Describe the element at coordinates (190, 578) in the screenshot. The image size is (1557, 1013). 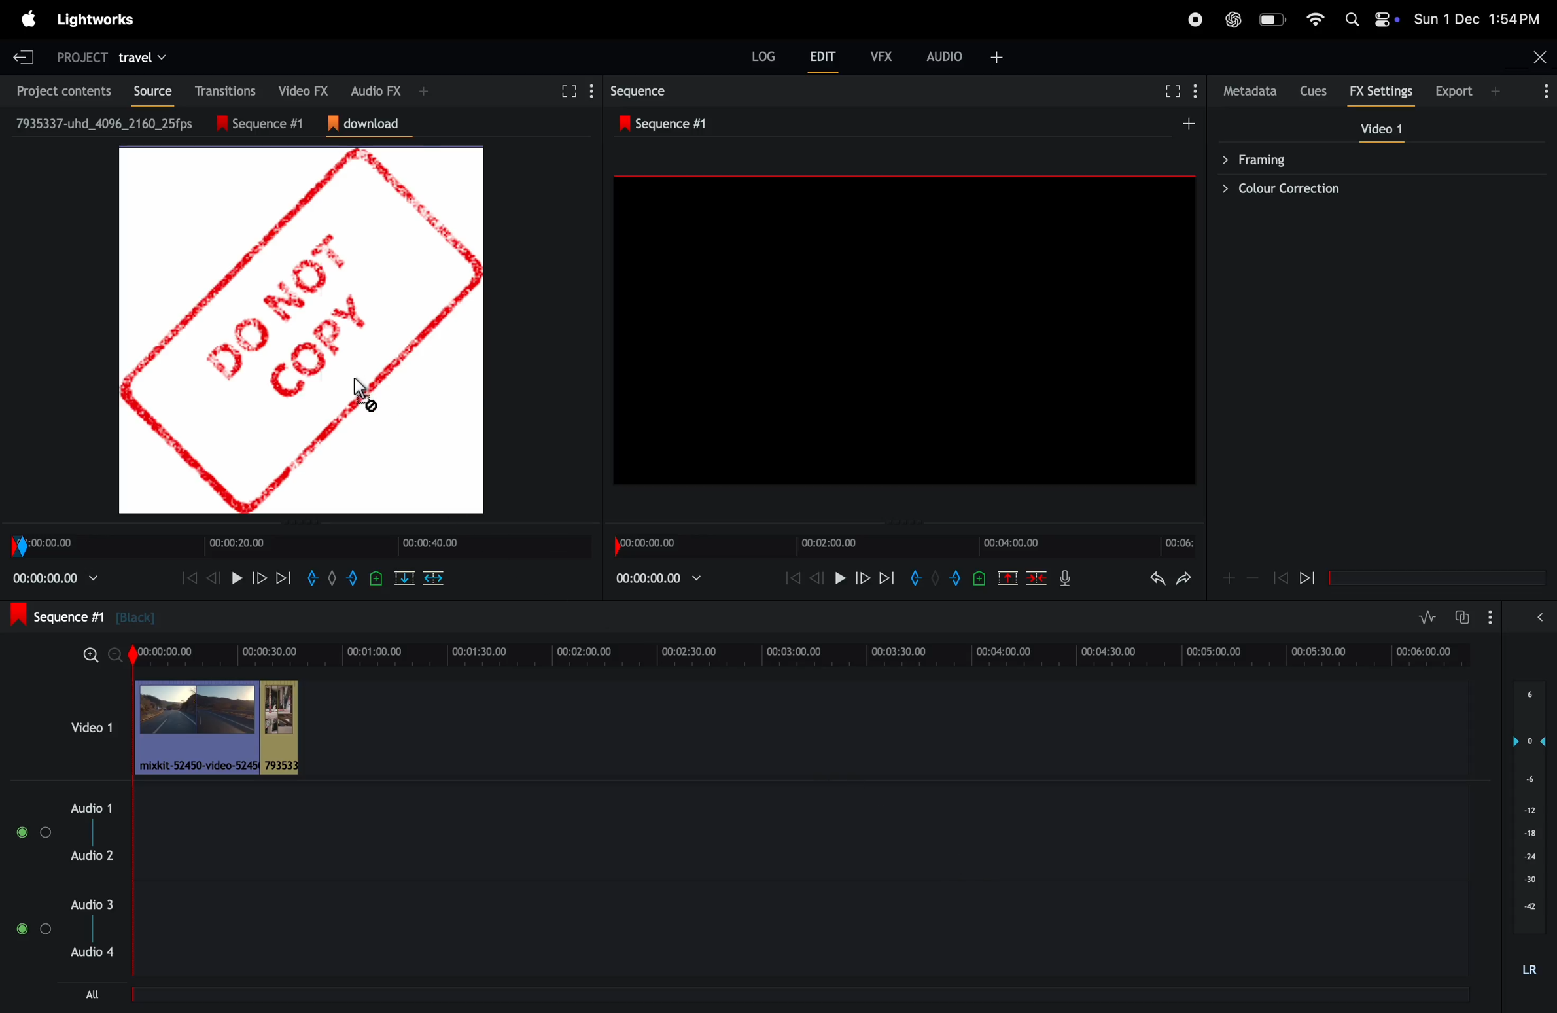
I see `Previous frame` at that location.